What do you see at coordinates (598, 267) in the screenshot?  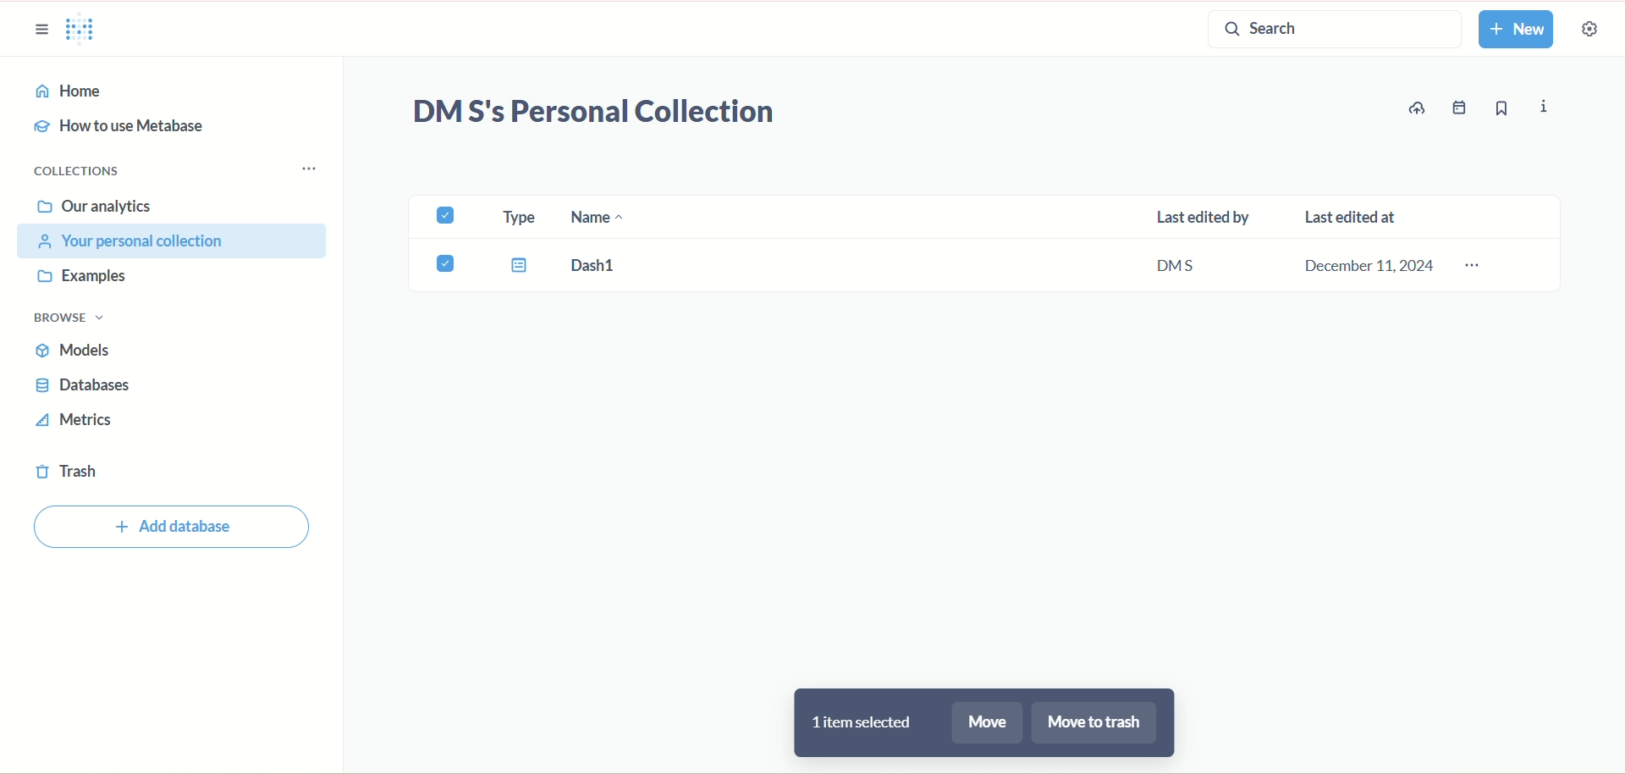 I see `Dash 1` at bounding box center [598, 267].